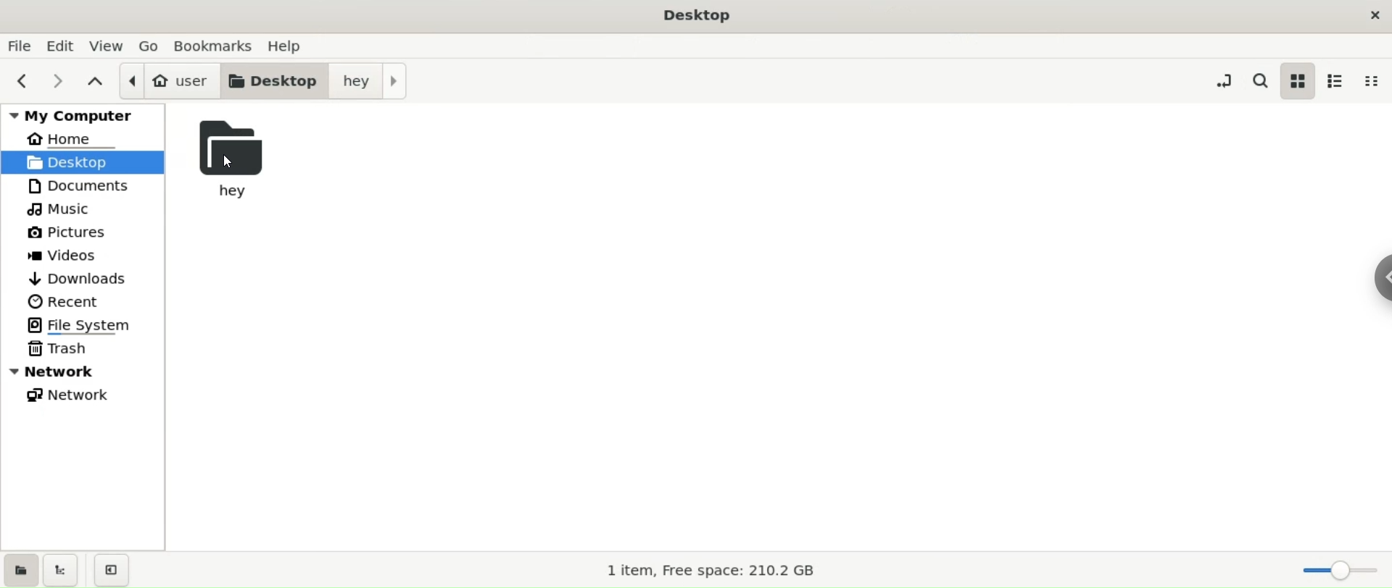 This screenshot has width=1392, height=588. Describe the element at coordinates (1219, 83) in the screenshot. I see `toggle location entry` at that location.